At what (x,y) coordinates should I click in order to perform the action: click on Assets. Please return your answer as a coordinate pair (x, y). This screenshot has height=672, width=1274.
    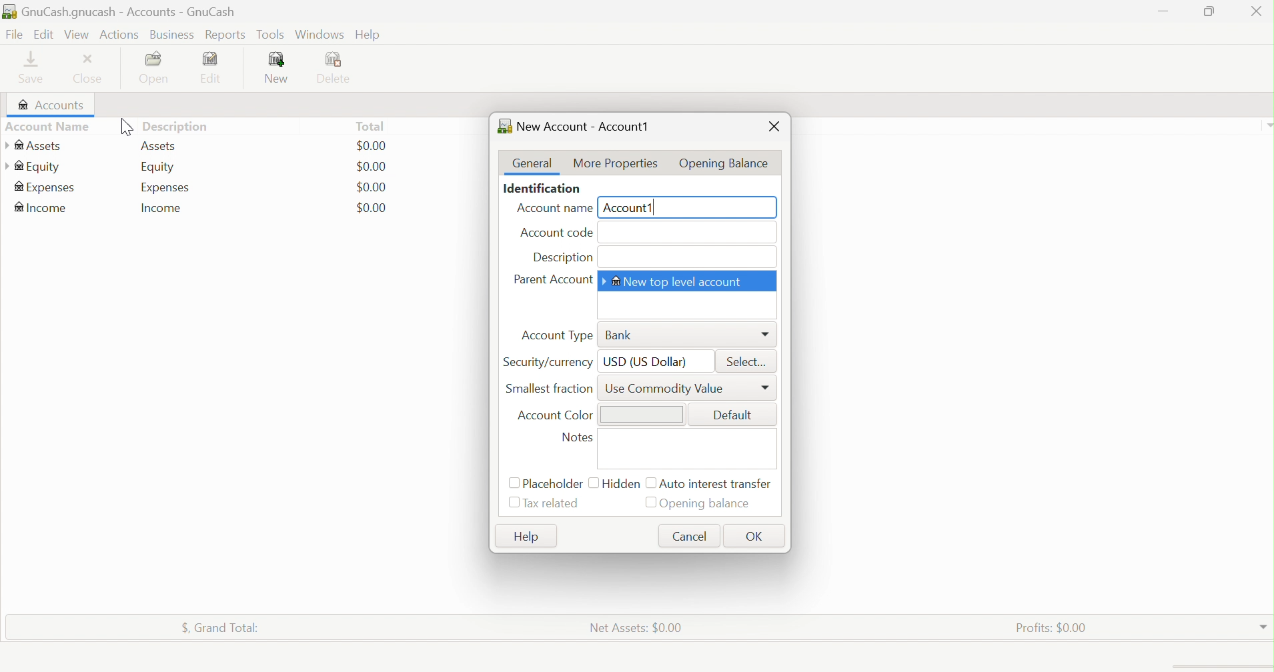
    Looking at the image, I should click on (161, 146).